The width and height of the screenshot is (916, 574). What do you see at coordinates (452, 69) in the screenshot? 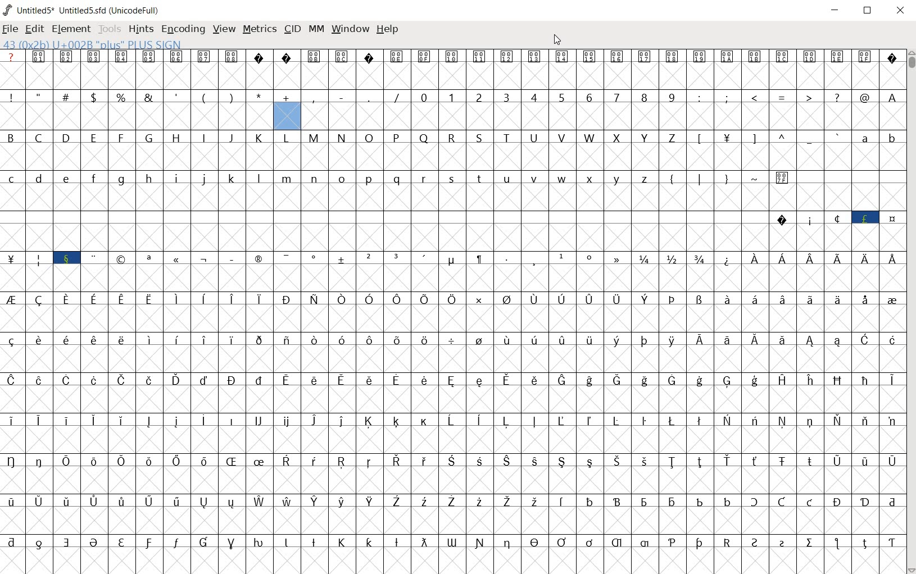
I see `symbols` at bounding box center [452, 69].